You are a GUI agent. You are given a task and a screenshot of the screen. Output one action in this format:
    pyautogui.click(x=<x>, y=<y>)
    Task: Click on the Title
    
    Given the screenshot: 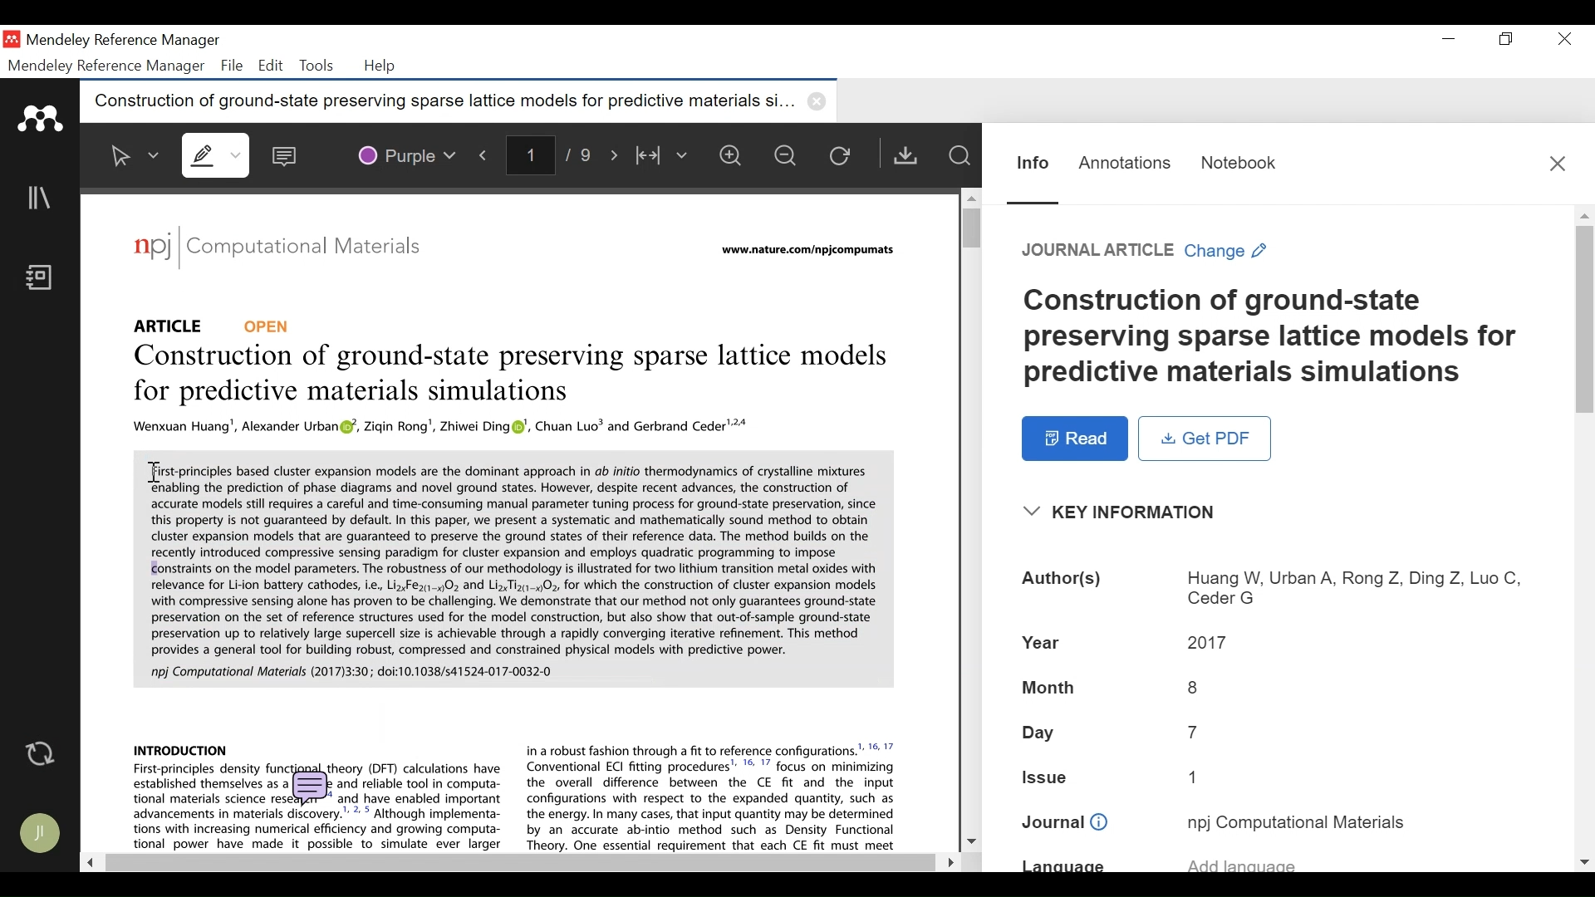 What is the action you would take?
    pyautogui.click(x=1274, y=337)
    